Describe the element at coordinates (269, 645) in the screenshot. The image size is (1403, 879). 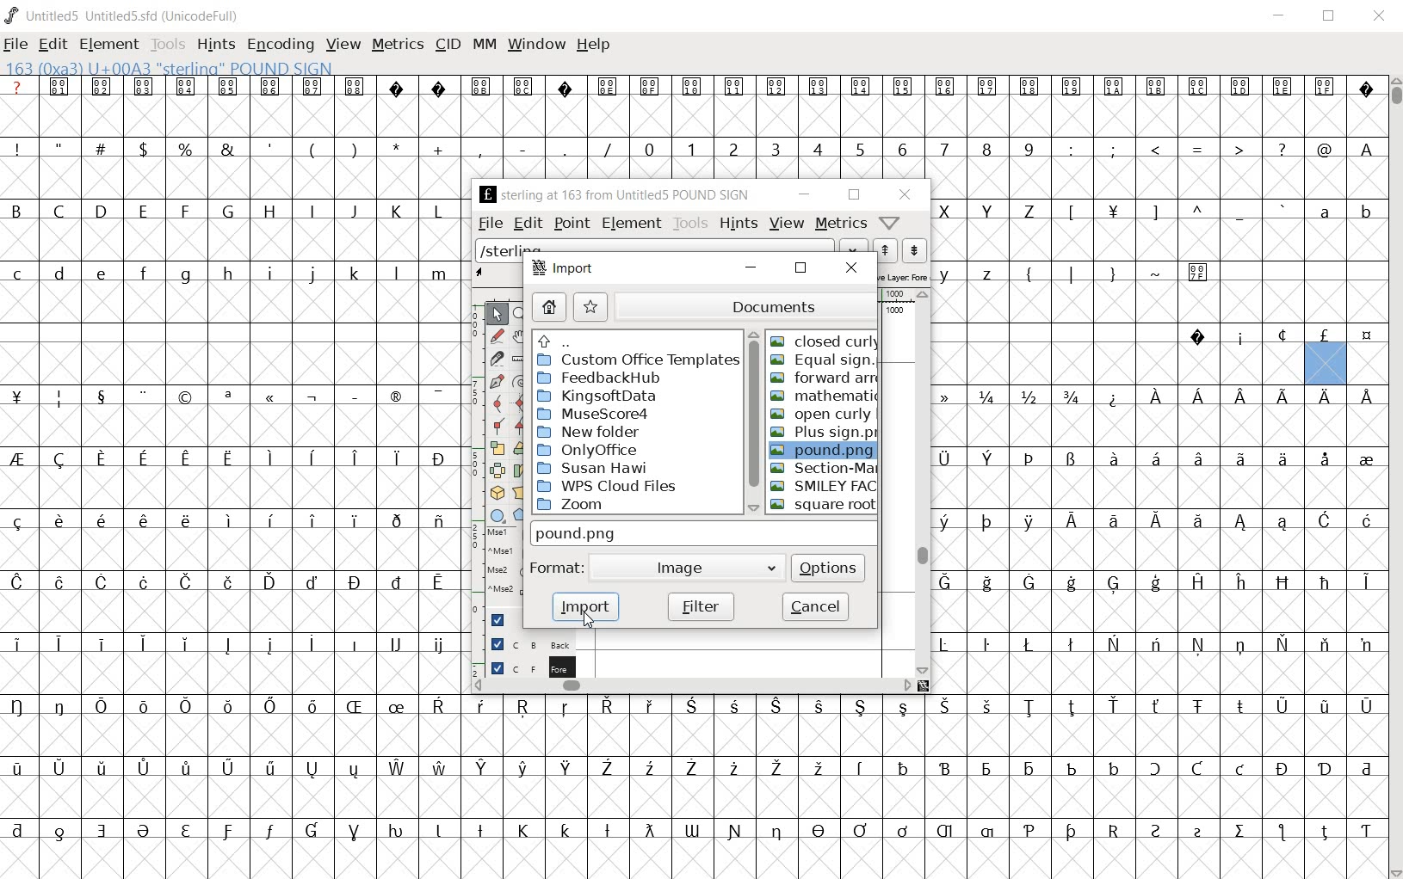
I see `Symbol` at that location.